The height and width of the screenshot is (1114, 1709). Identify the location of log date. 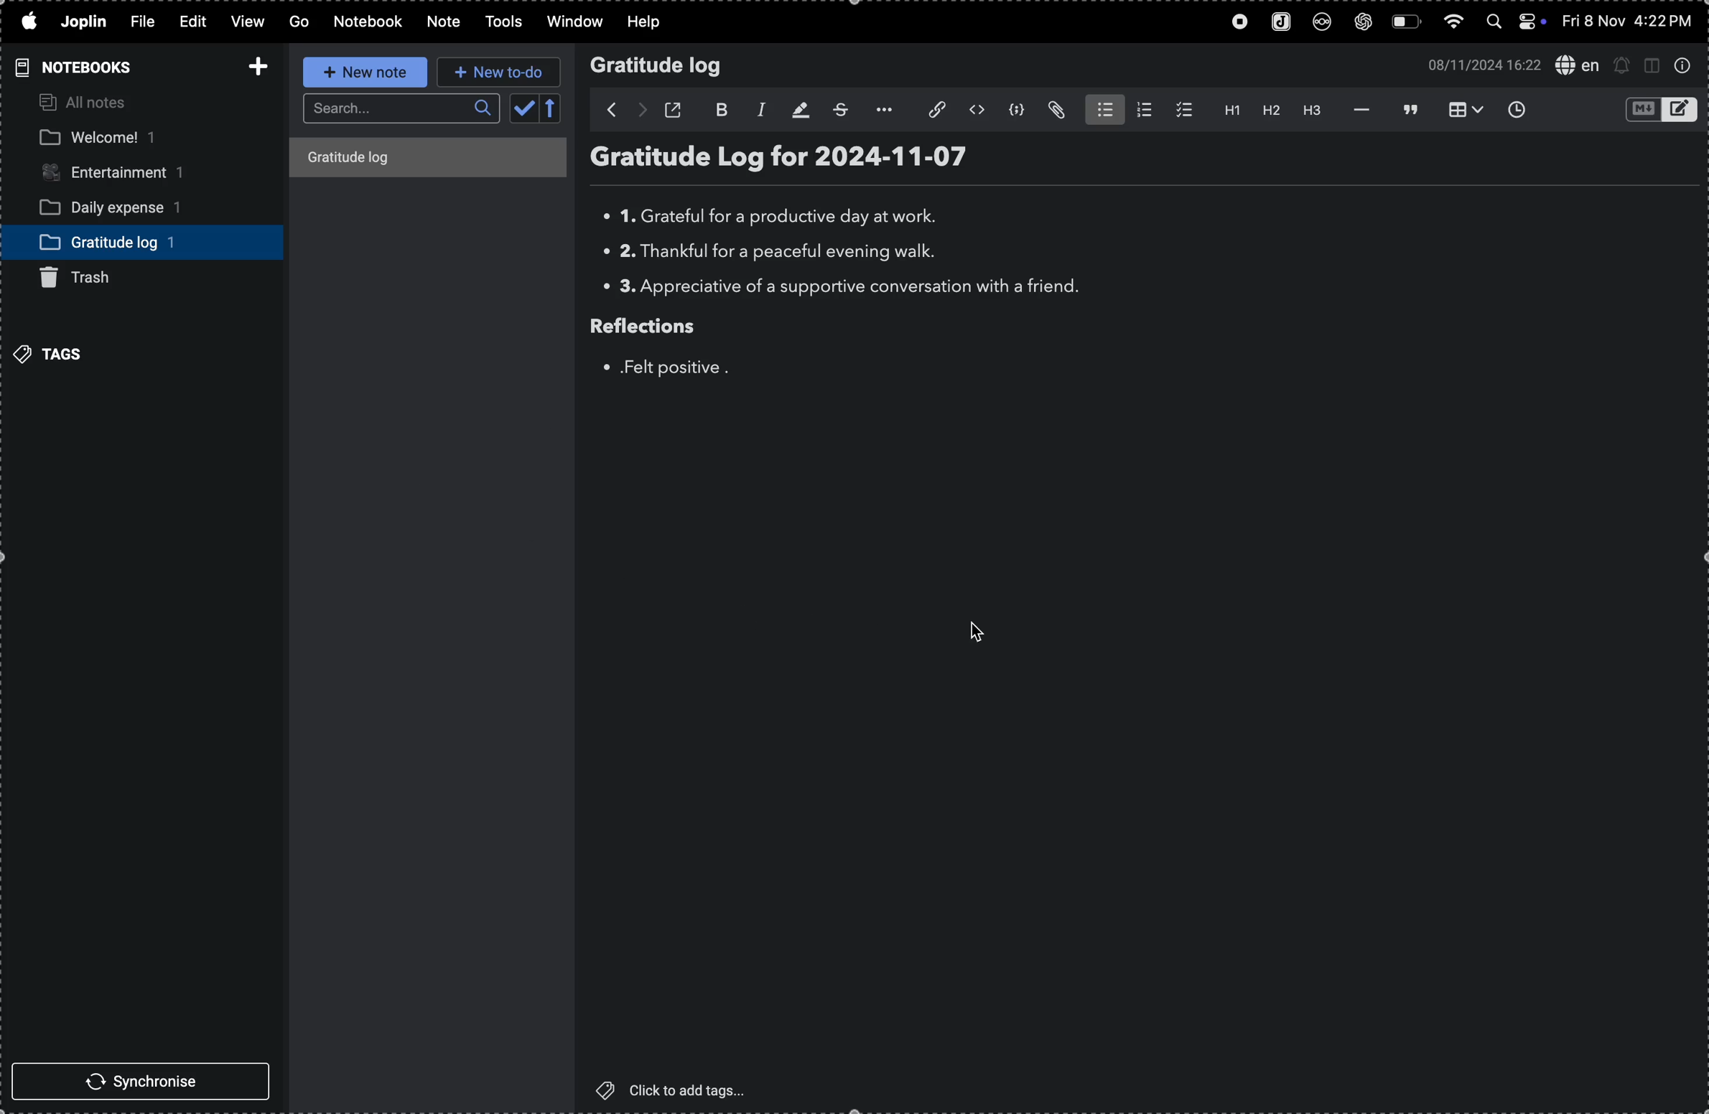
(913, 157).